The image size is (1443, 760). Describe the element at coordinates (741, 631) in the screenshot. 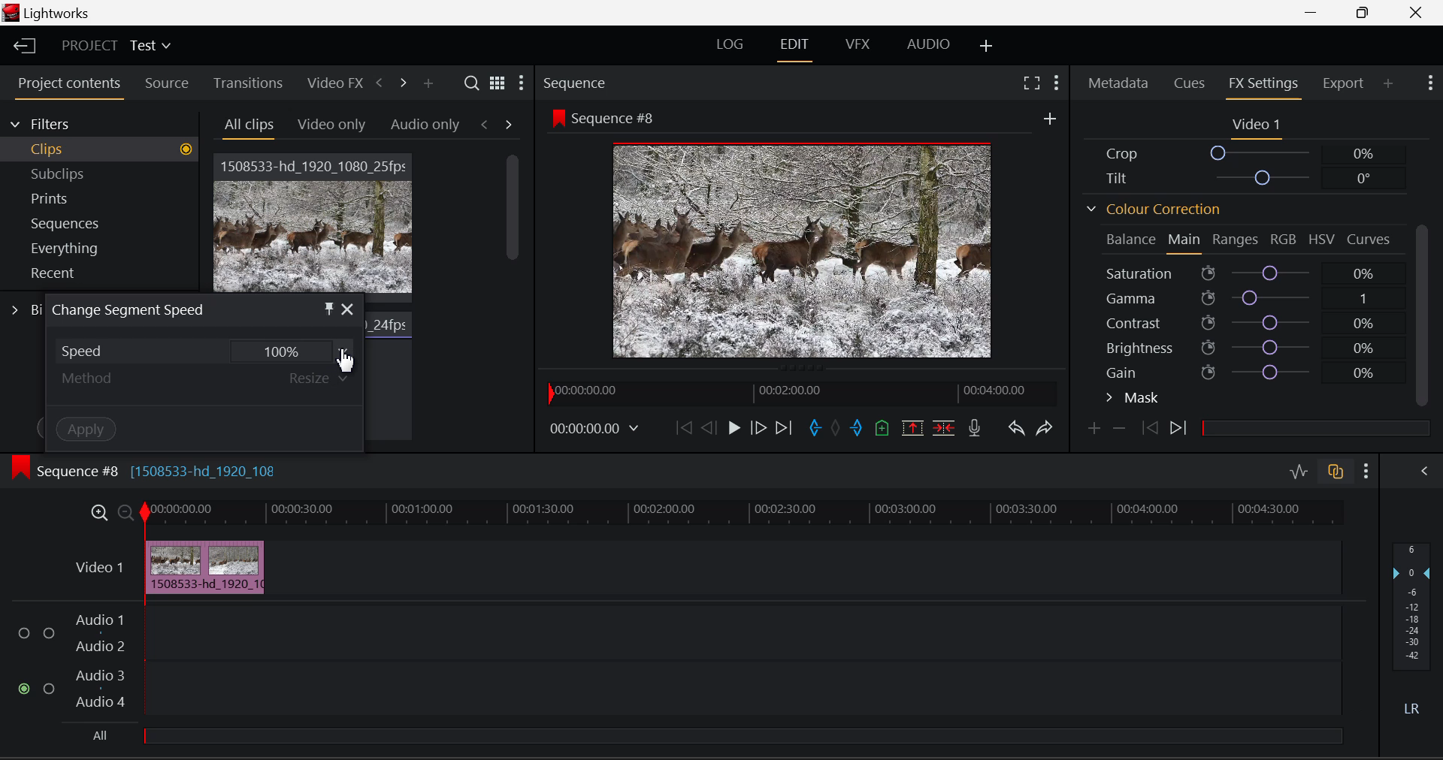

I see `Audio Input Field` at that location.